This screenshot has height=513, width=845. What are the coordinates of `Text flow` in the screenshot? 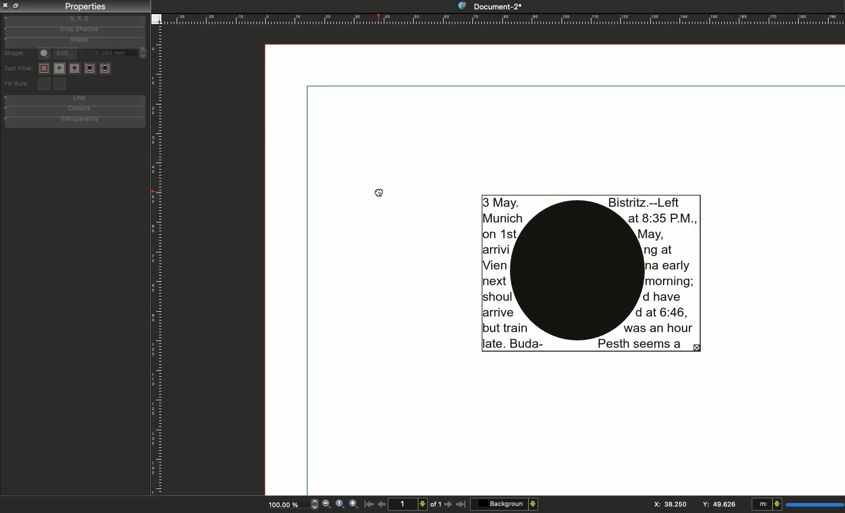 It's located at (18, 69).